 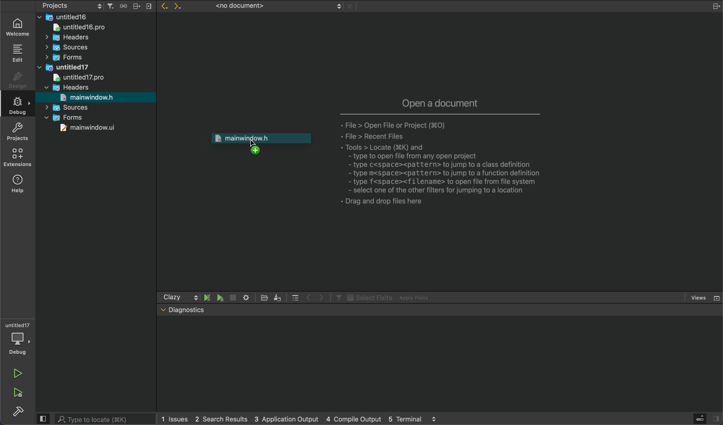 What do you see at coordinates (67, 118) in the screenshot?
I see `Forms` at bounding box center [67, 118].